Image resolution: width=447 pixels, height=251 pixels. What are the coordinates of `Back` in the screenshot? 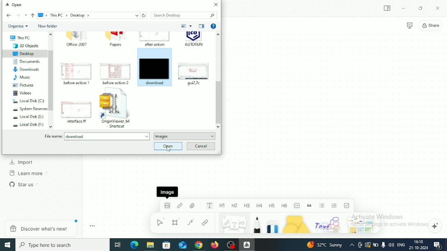 It's located at (9, 16).